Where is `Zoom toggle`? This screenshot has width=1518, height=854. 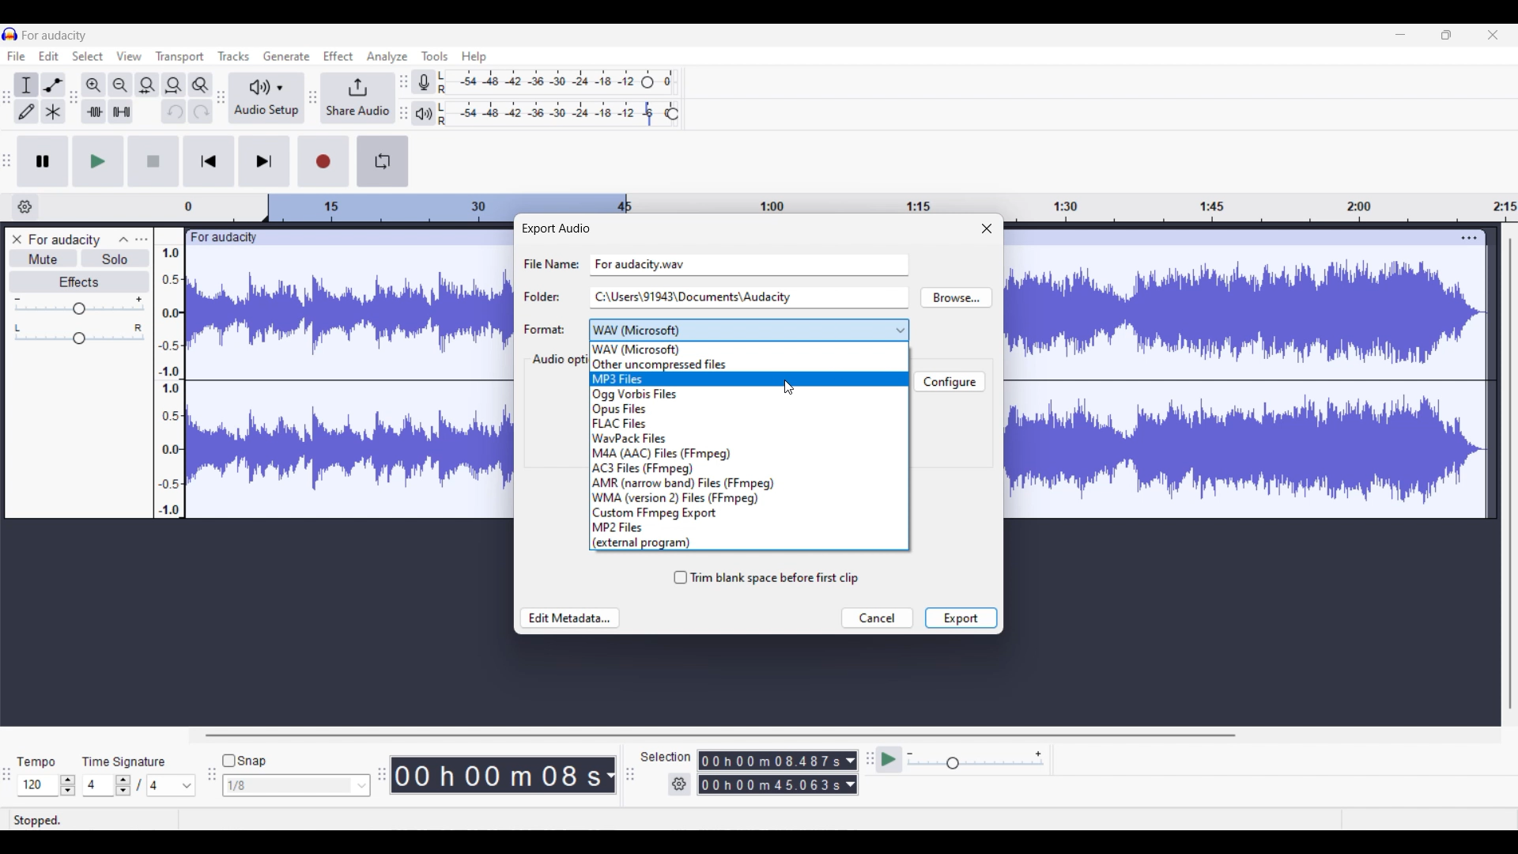
Zoom toggle is located at coordinates (200, 85).